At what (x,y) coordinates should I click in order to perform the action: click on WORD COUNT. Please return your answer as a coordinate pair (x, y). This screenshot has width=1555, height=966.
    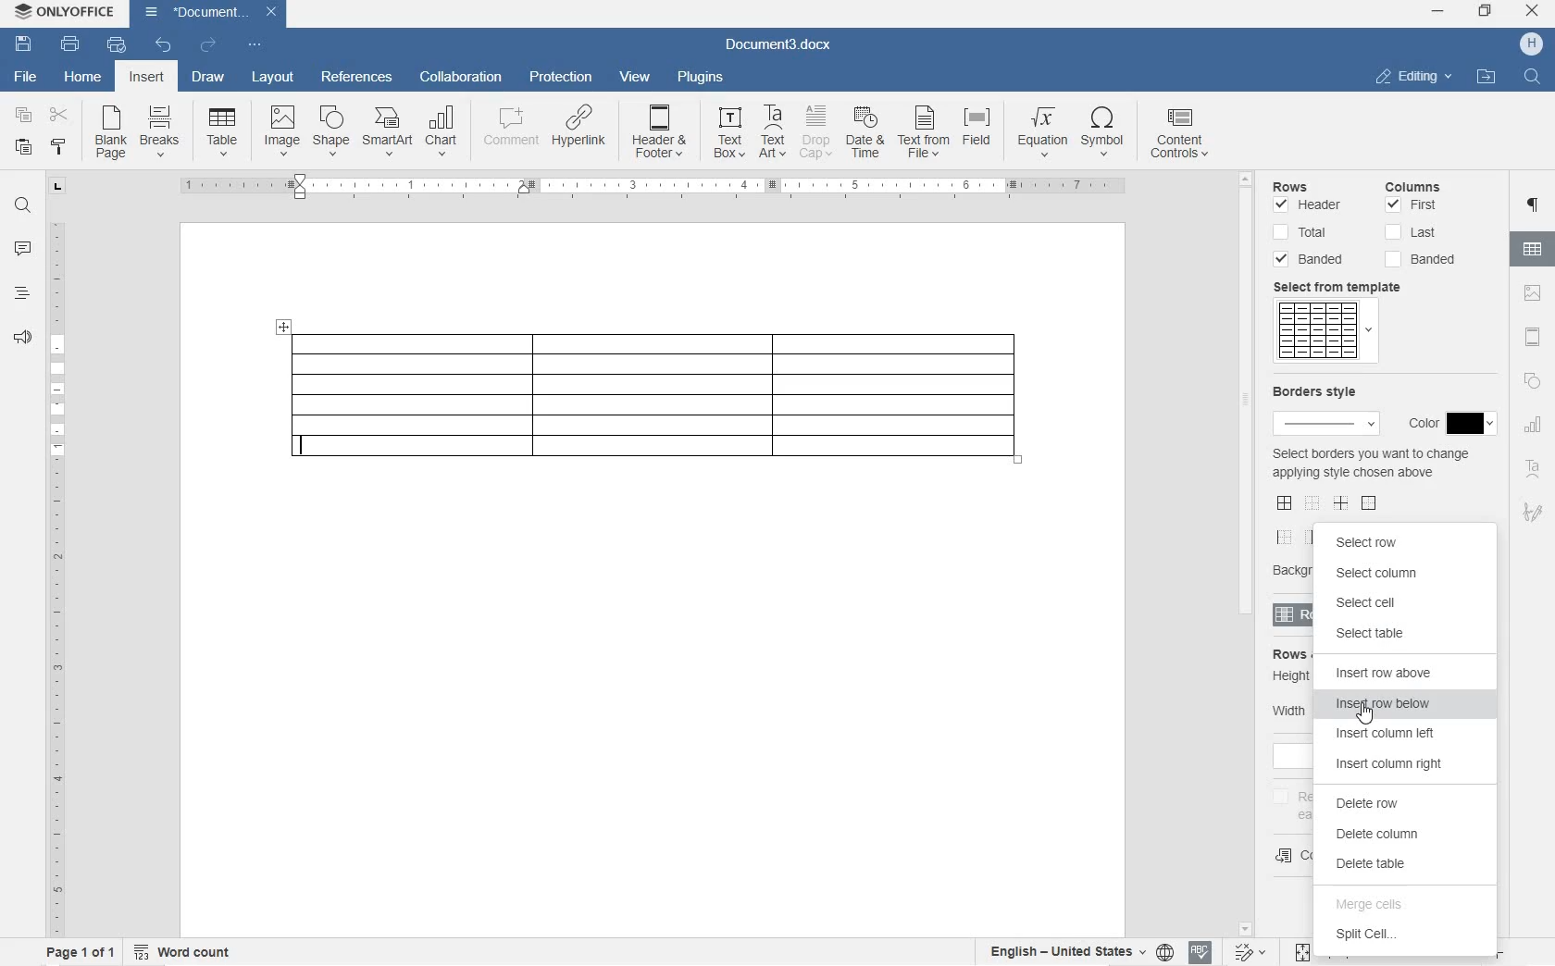
    Looking at the image, I should click on (182, 949).